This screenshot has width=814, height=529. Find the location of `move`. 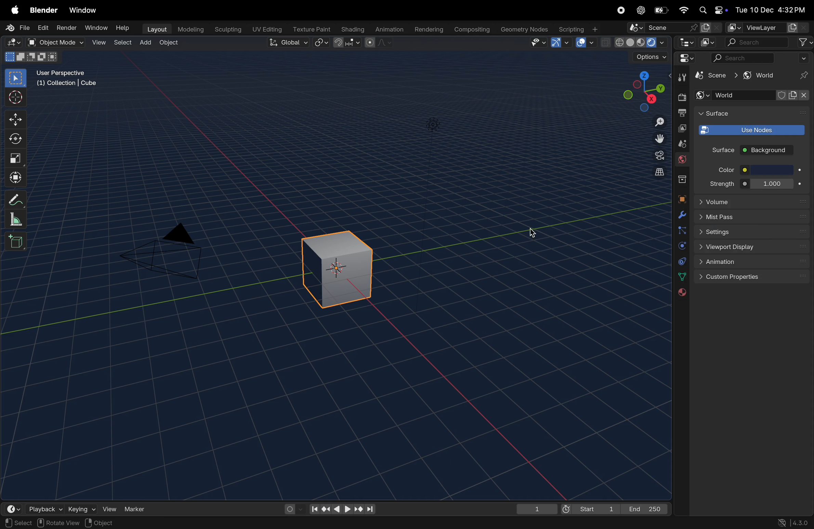

move is located at coordinates (16, 119).